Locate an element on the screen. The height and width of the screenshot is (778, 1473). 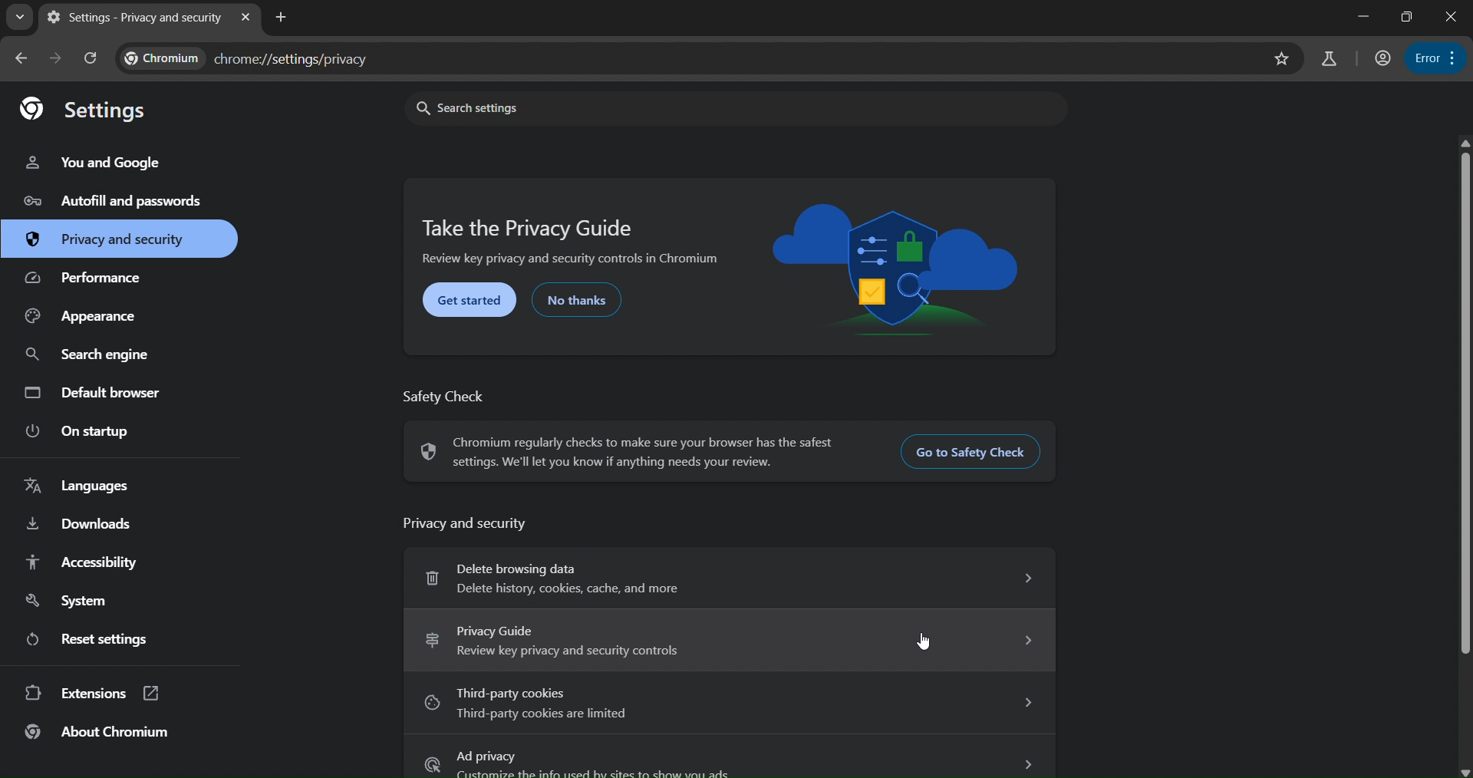
new tab is located at coordinates (282, 18).